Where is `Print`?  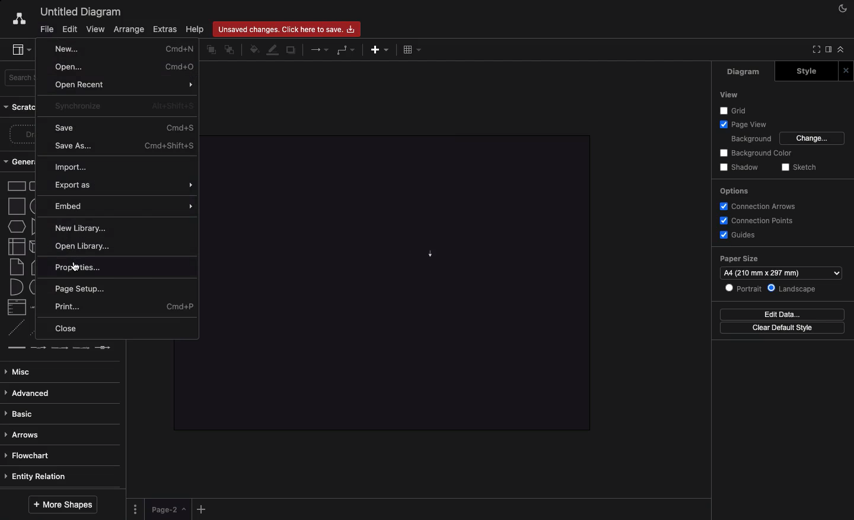
Print is located at coordinates (125, 307).